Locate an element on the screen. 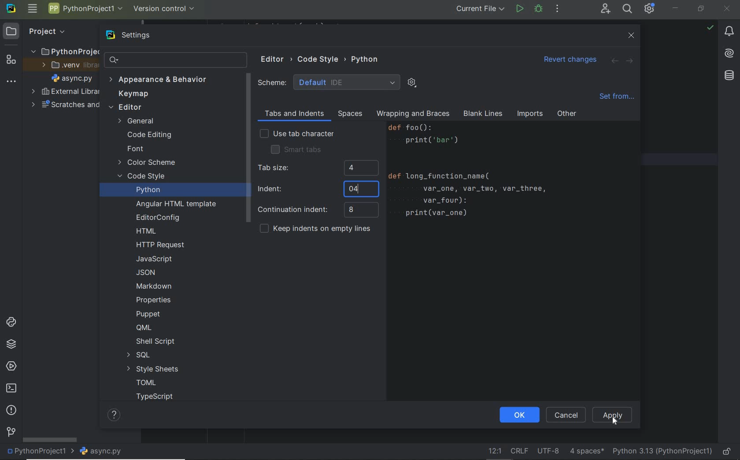  external libraries is located at coordinates (65, 92).